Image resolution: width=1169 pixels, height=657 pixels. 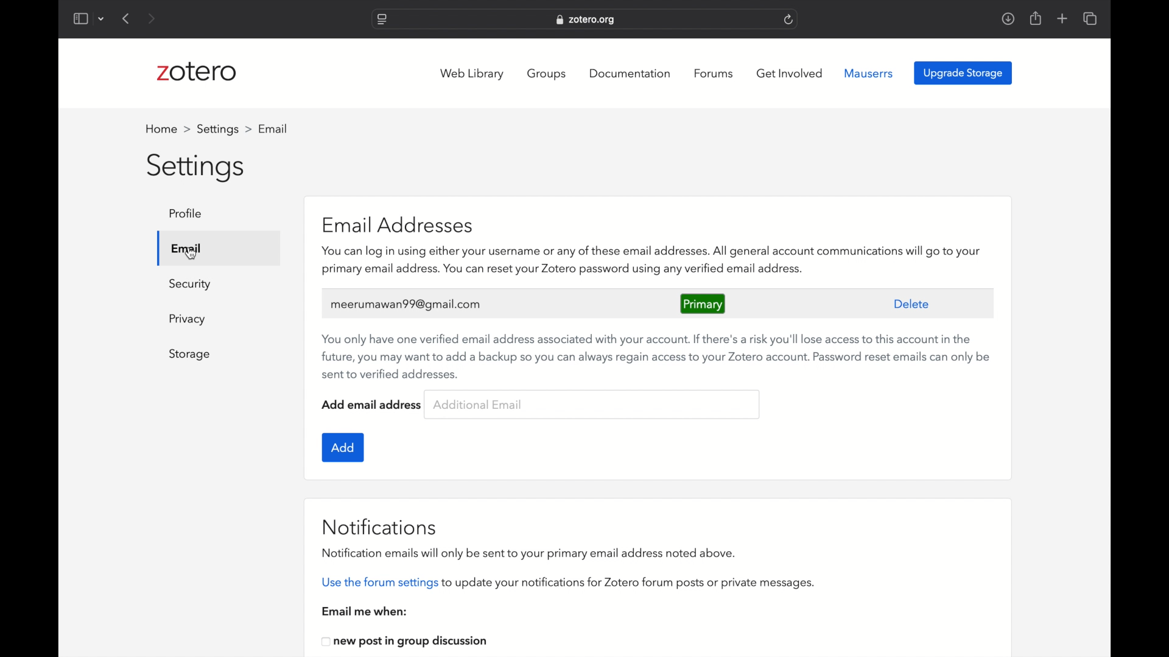 I want to click on next, so click(x=151, y=18).